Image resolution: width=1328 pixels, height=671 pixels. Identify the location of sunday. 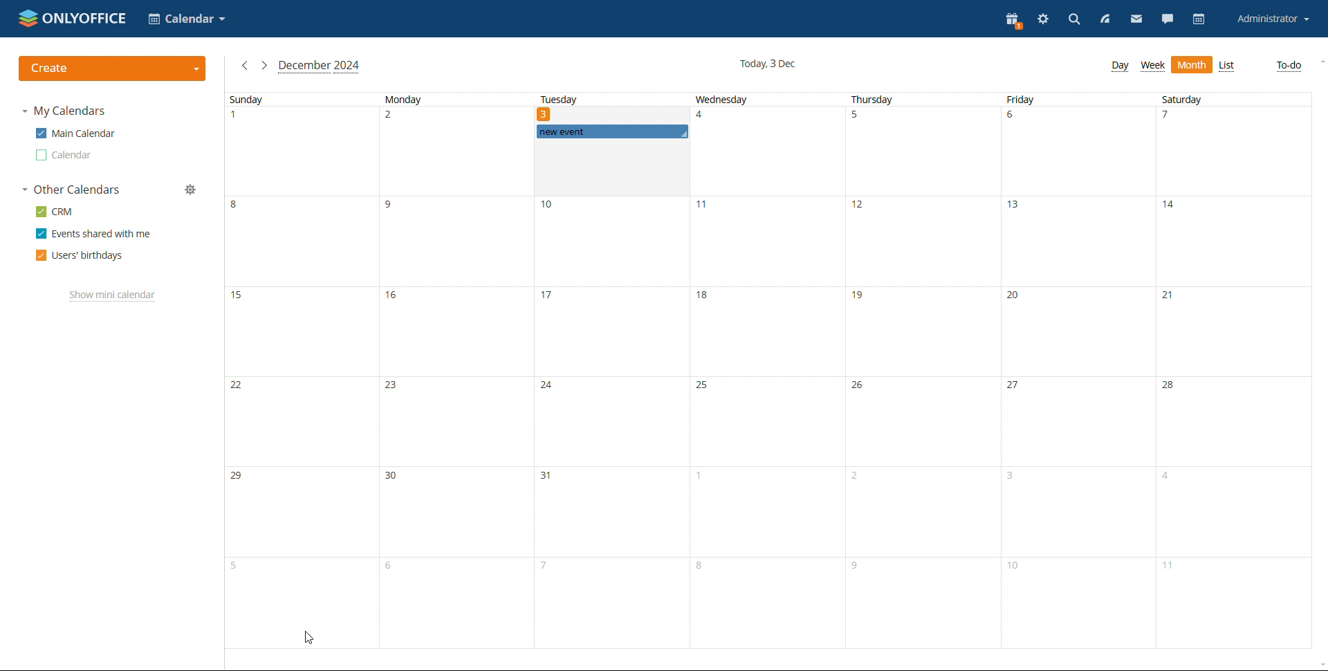
(297, 355).